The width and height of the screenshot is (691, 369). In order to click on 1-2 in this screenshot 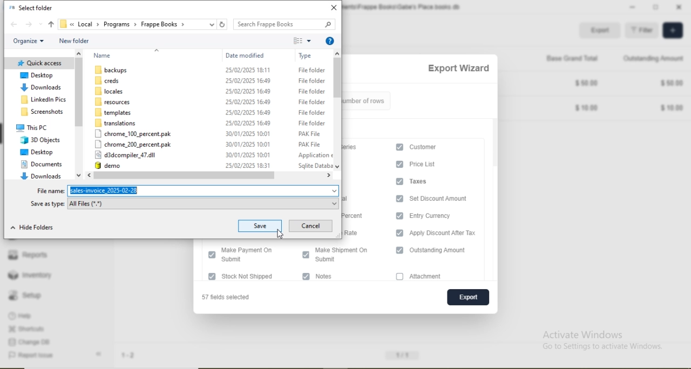, I will do `click(132, 356)`.